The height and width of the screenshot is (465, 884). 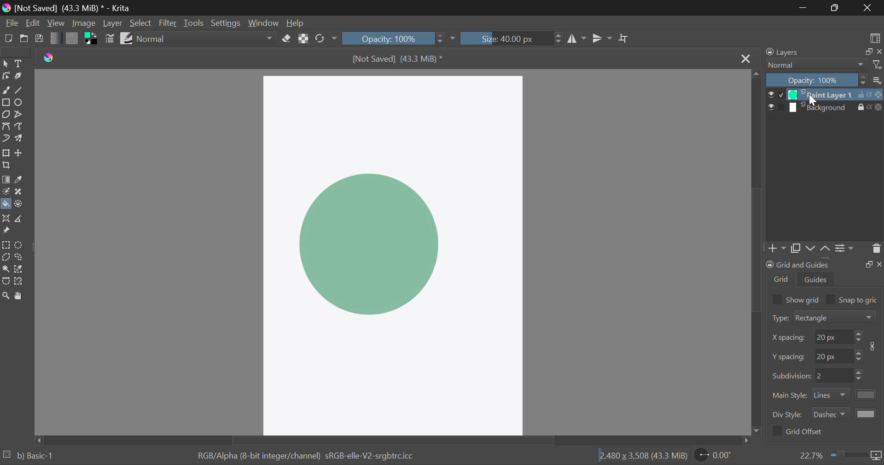 I want to click on Text, so click(x=18, y=64).